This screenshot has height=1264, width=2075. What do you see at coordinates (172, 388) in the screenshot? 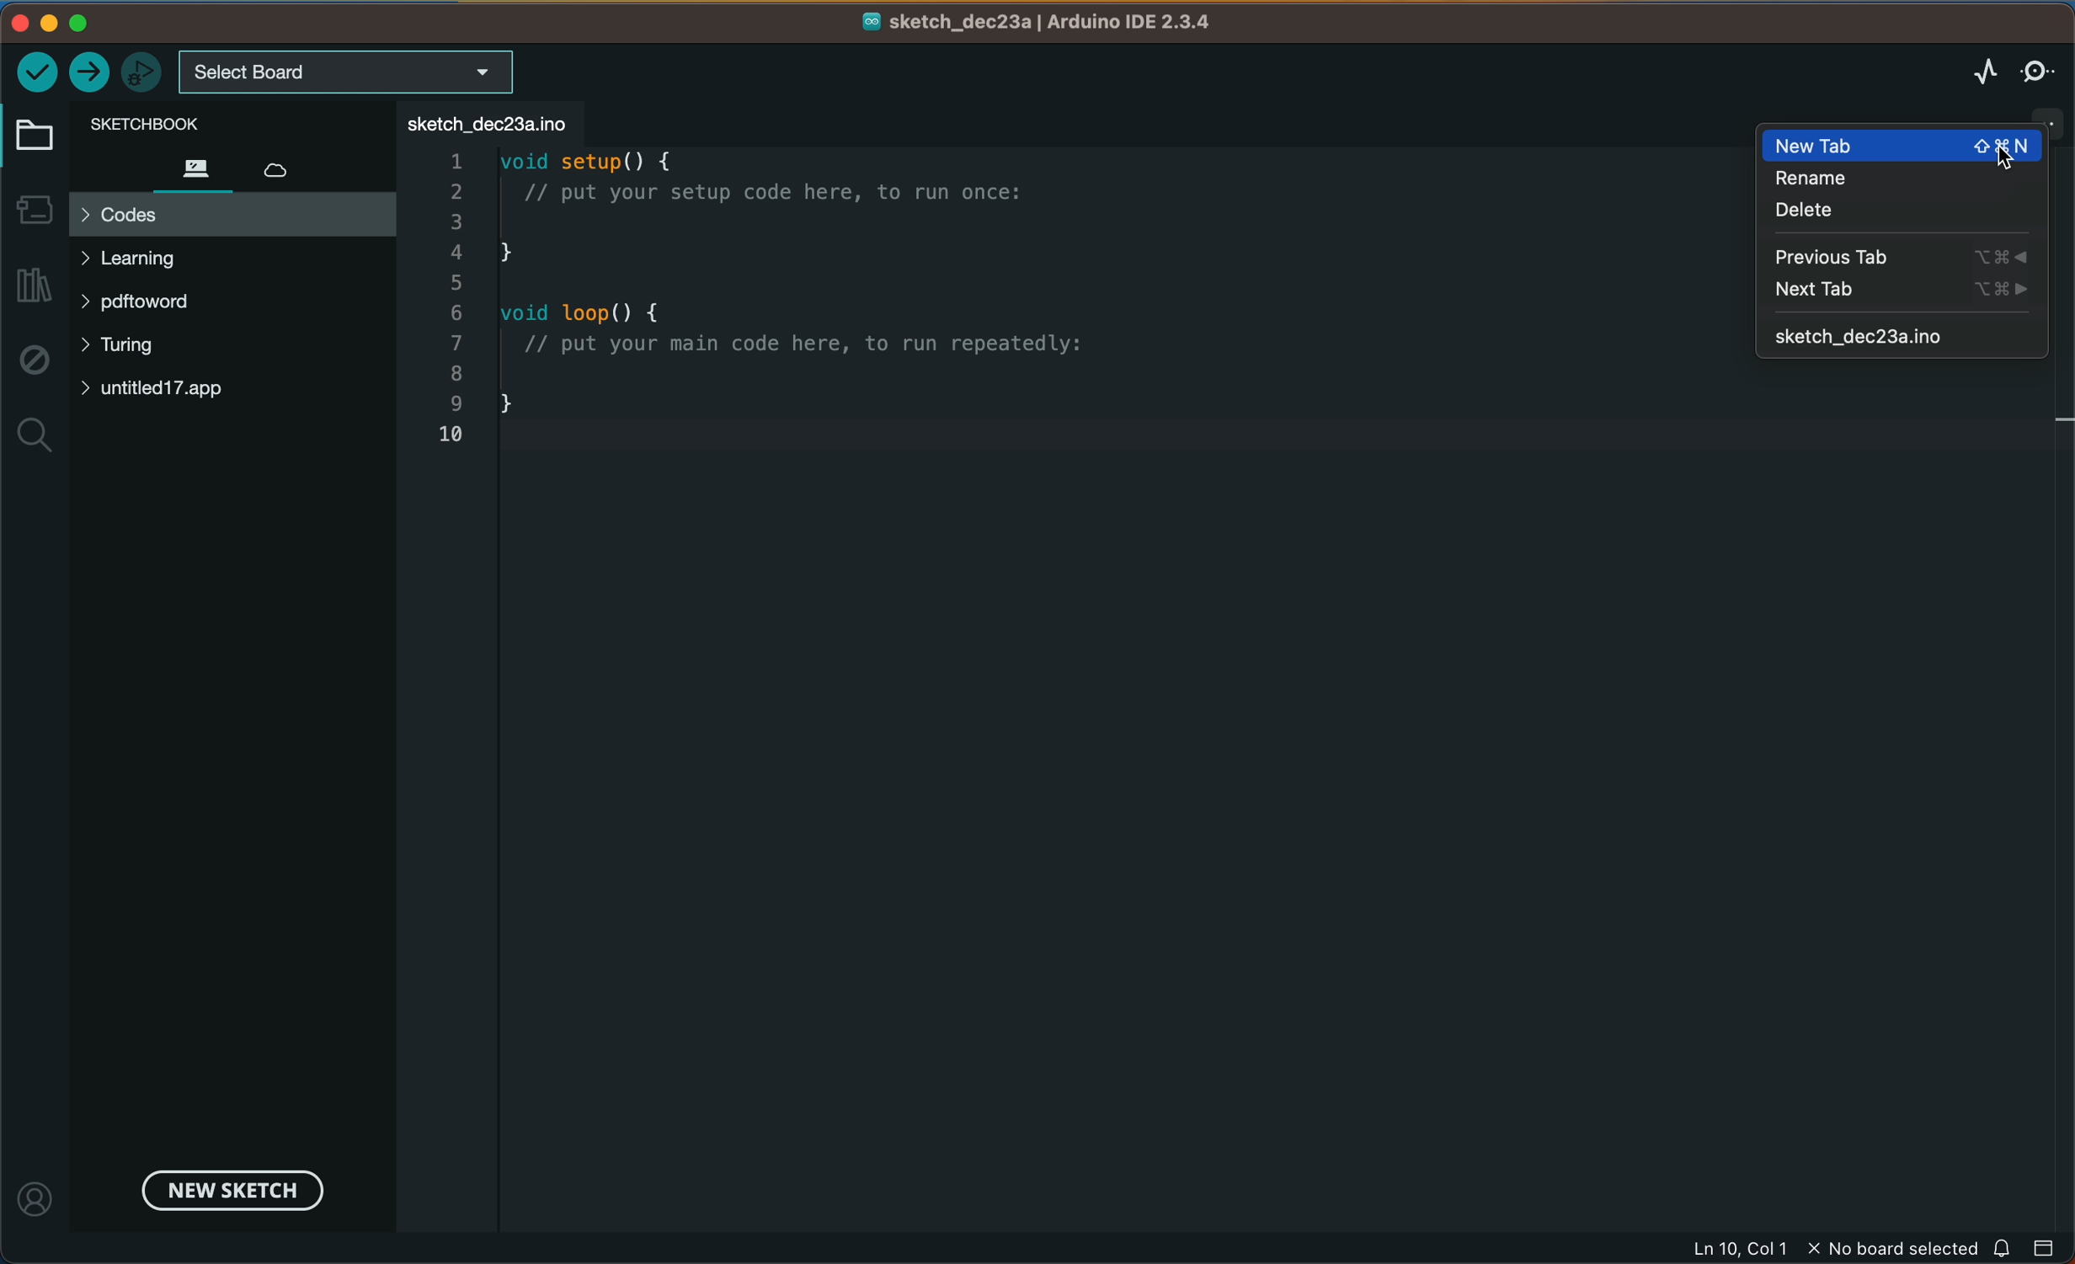
I see `untitled 17` at bounding box center [172, 388].